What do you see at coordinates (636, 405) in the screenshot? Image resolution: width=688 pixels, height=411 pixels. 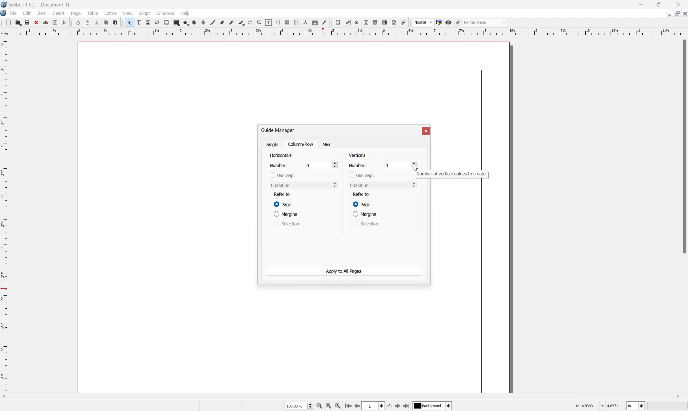 I see `select current unit` at bounding box center [636, 405].